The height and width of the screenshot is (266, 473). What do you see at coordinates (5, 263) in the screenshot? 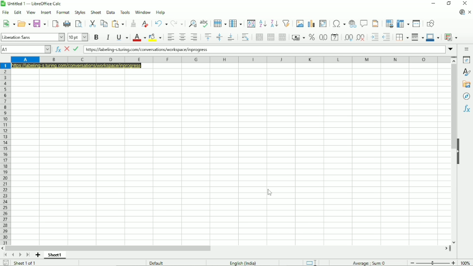
I see `Save` at bounding box center [5, 263].